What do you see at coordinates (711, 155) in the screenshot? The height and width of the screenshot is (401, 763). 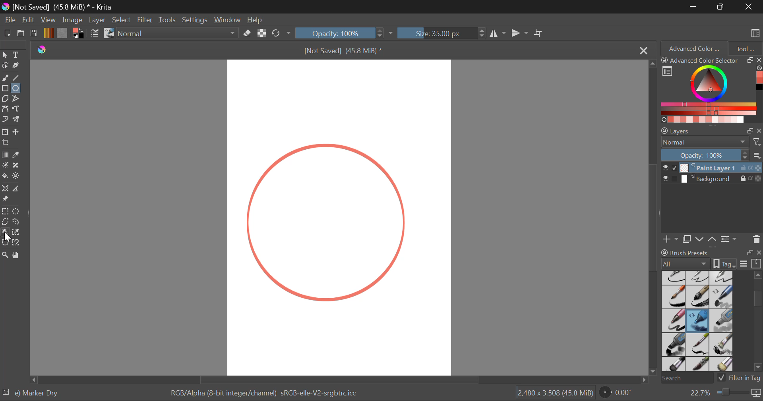 I see `Layer Opacity` at bounding box center [711, 155].